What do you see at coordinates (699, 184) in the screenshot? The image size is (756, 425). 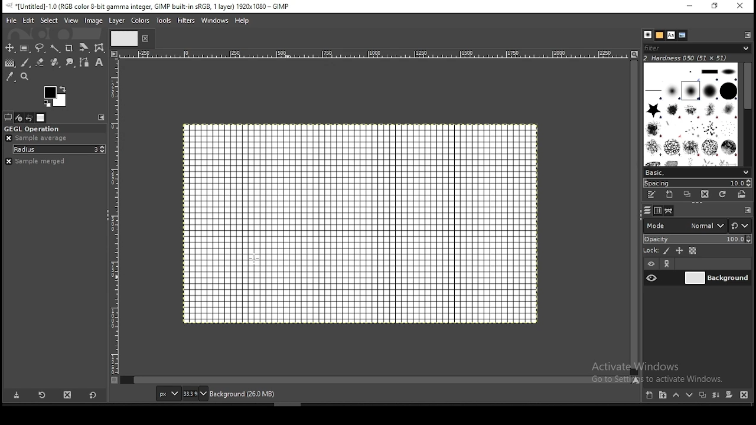 I see `spacing` at bounding box center [699, 184].